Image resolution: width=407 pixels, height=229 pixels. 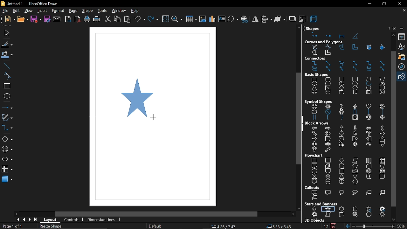 I want to click on move up, so click(x=299, y=28).